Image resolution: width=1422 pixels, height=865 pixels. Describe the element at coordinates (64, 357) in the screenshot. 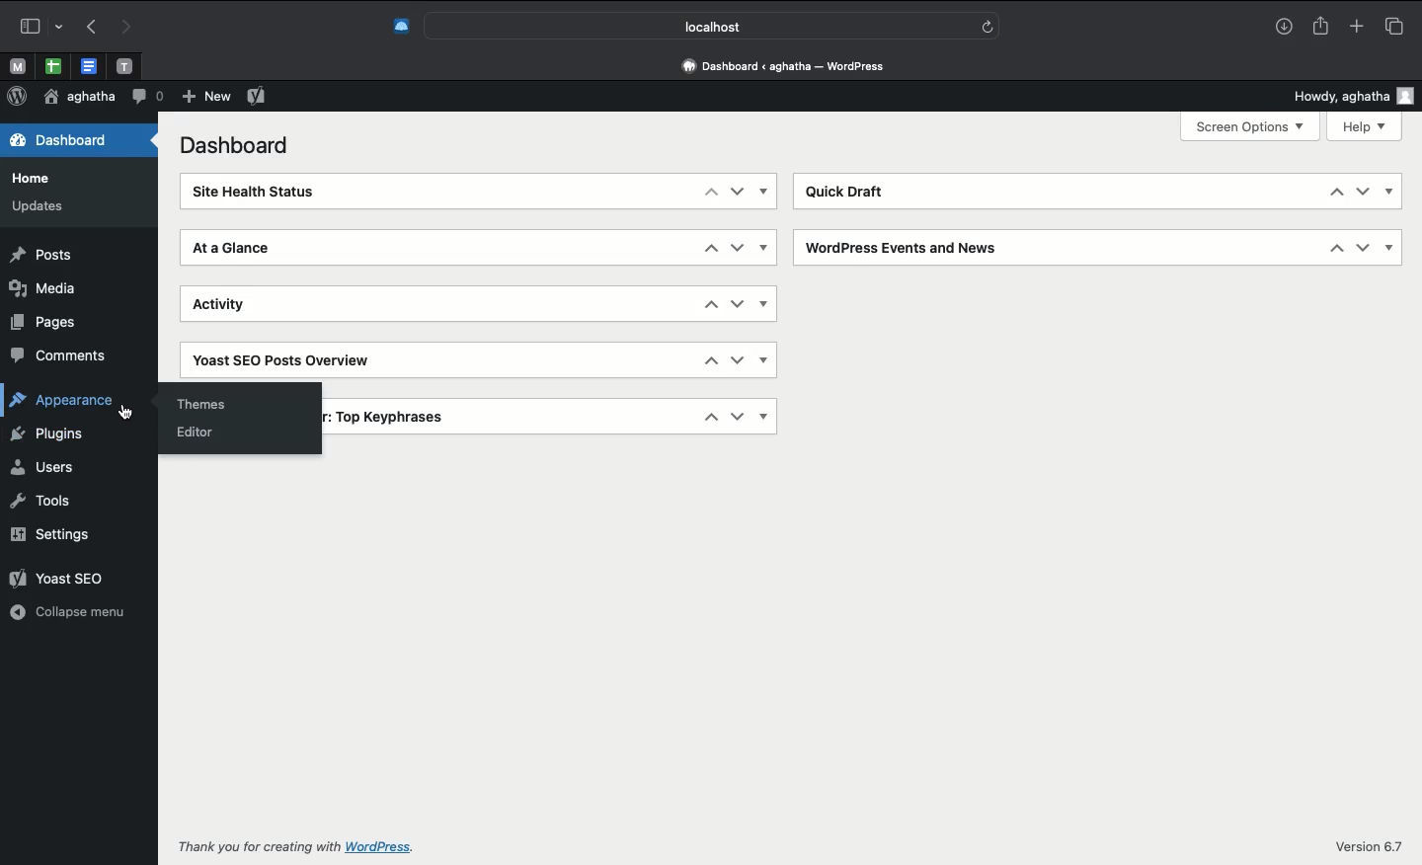

I see `Comments` at that location.